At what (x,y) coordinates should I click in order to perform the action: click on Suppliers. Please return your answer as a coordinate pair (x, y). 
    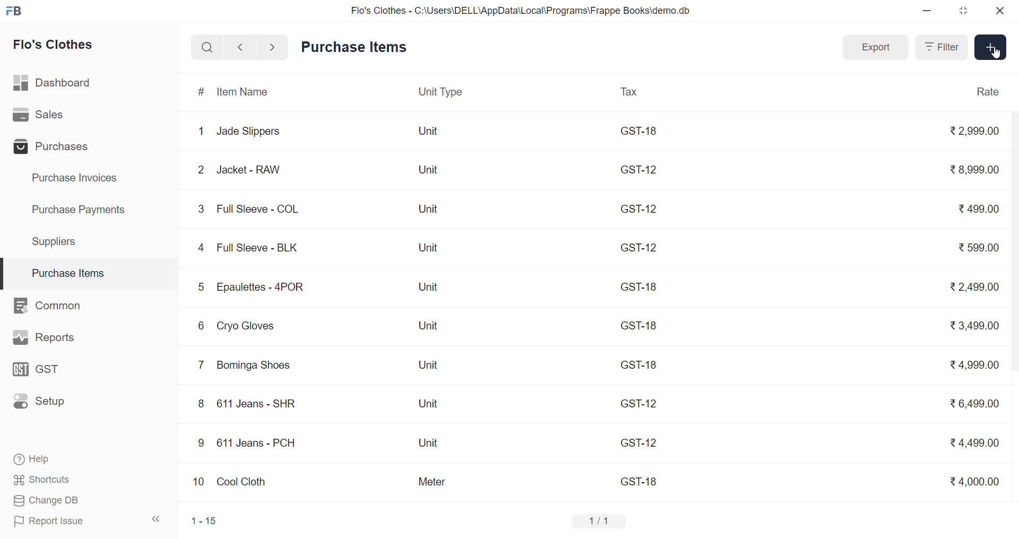
    Looking at the image, I should click on (58, 241).